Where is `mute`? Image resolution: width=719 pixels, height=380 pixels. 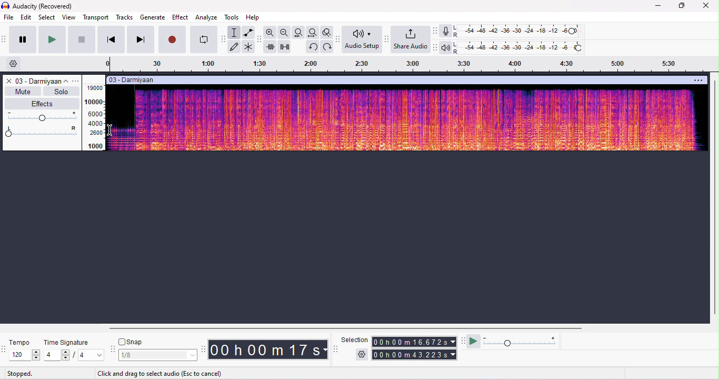
mute is located at coordinates (23, 91).